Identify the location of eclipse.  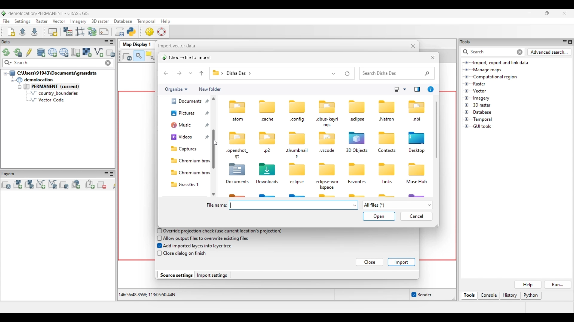
(298, 182).